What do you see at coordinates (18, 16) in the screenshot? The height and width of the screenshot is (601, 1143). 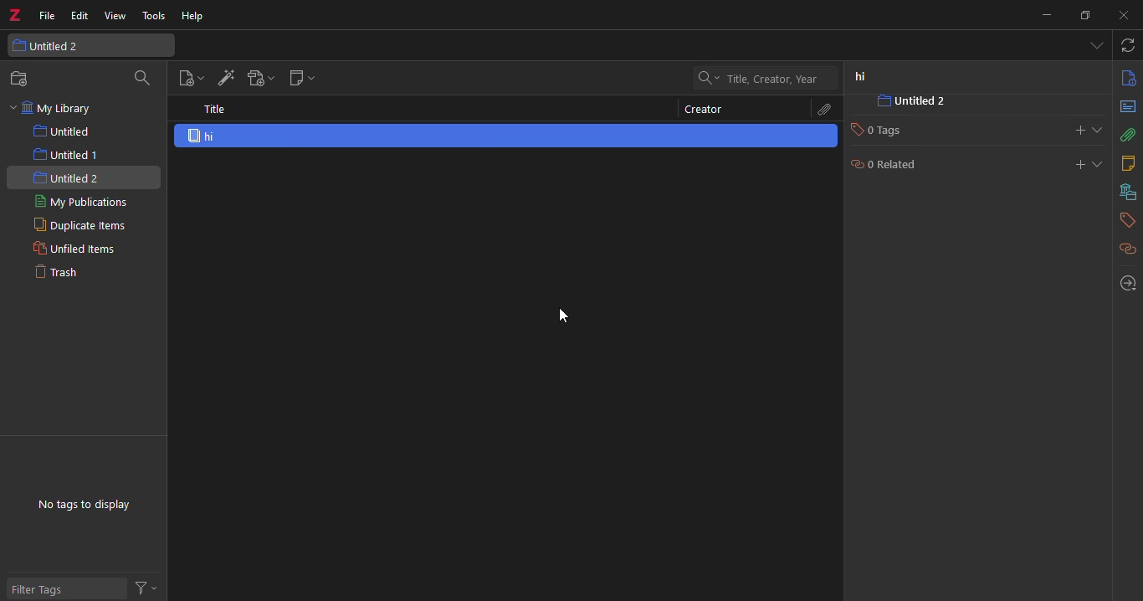 I see `z` at bounding box center [18, 16].